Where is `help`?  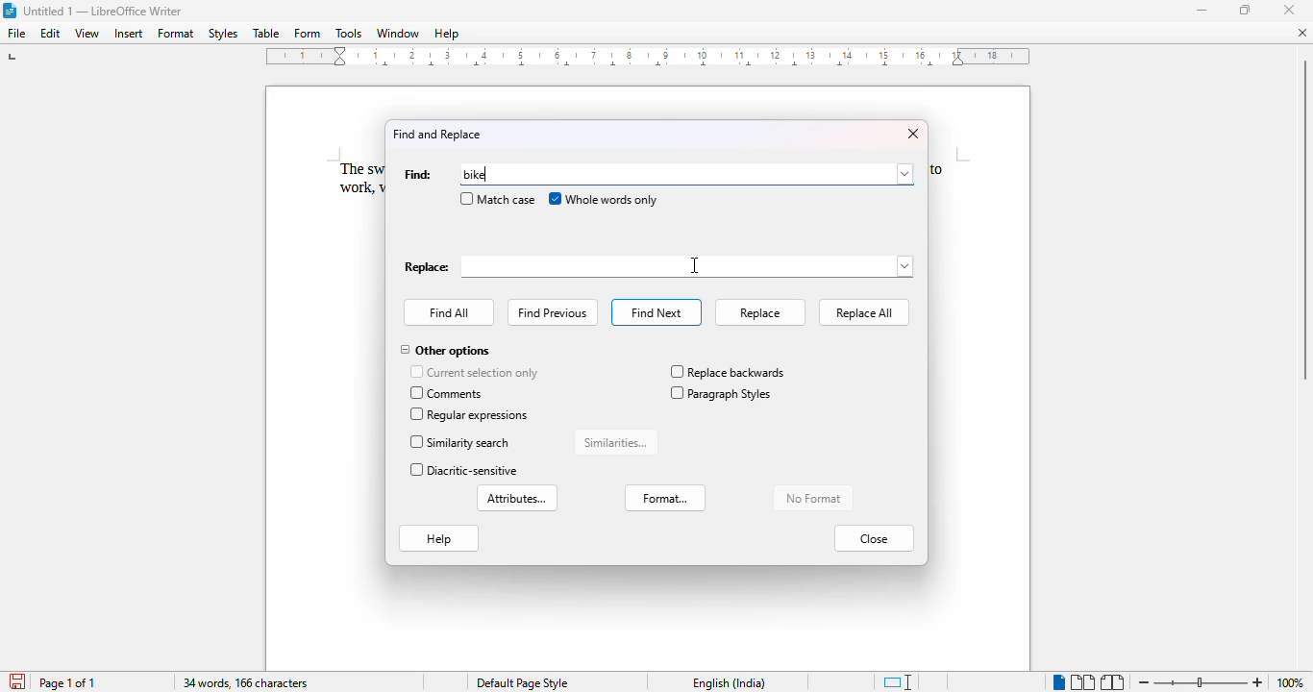 help is located at coordinates (446, 34).